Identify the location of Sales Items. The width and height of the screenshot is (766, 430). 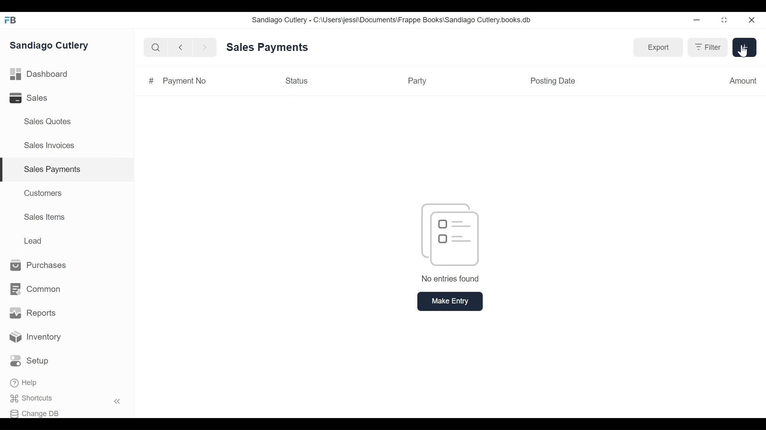
(45, 217).